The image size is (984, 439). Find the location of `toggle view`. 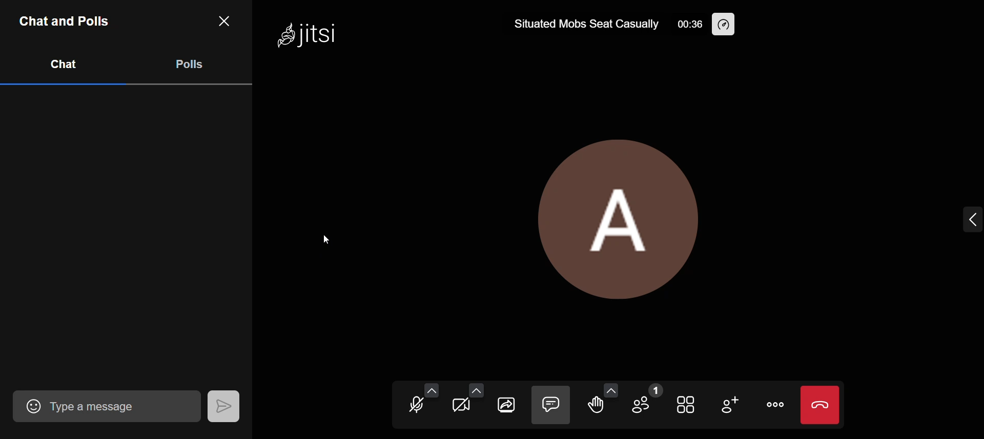

toggle view is located at coordinates (684, 402).